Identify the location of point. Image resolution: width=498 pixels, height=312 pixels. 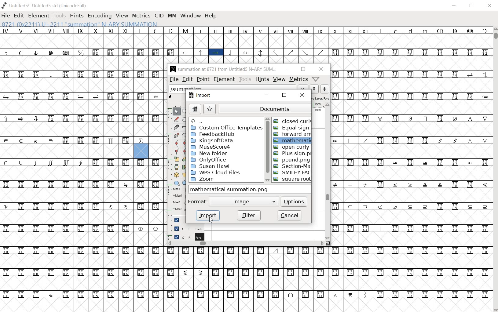
(203, 79).